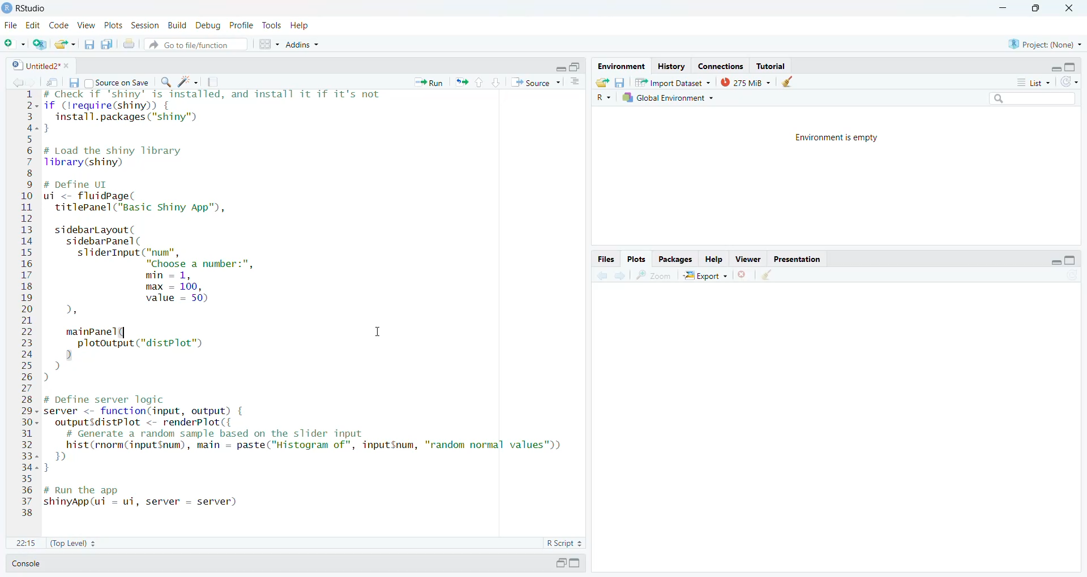 This screenshot has height=577, width=1087. What do you see at coordinates (69, 65) in the screenshot?
I see `close` at bounding box center [69, 65].